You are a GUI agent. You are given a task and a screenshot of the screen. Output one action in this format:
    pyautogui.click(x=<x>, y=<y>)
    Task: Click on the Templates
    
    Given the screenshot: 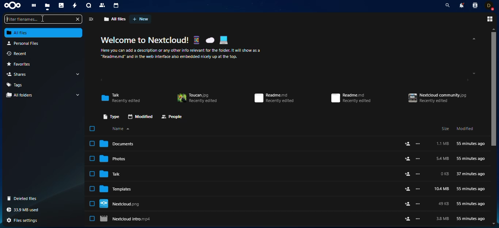 What is the action you would take?
    pyautogui.click(x=249, y=188)
    